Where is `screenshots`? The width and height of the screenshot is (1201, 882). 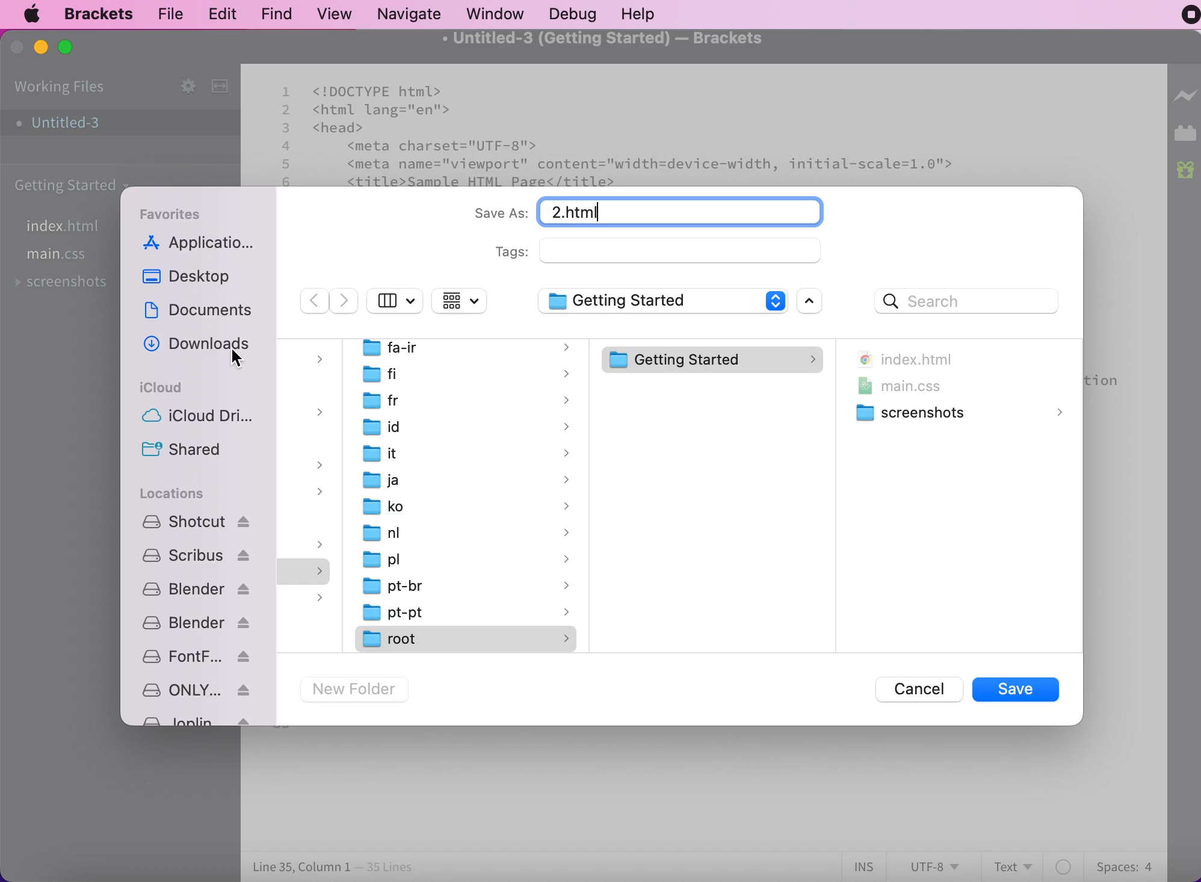 screenshots is located at coordinates (67, 281).